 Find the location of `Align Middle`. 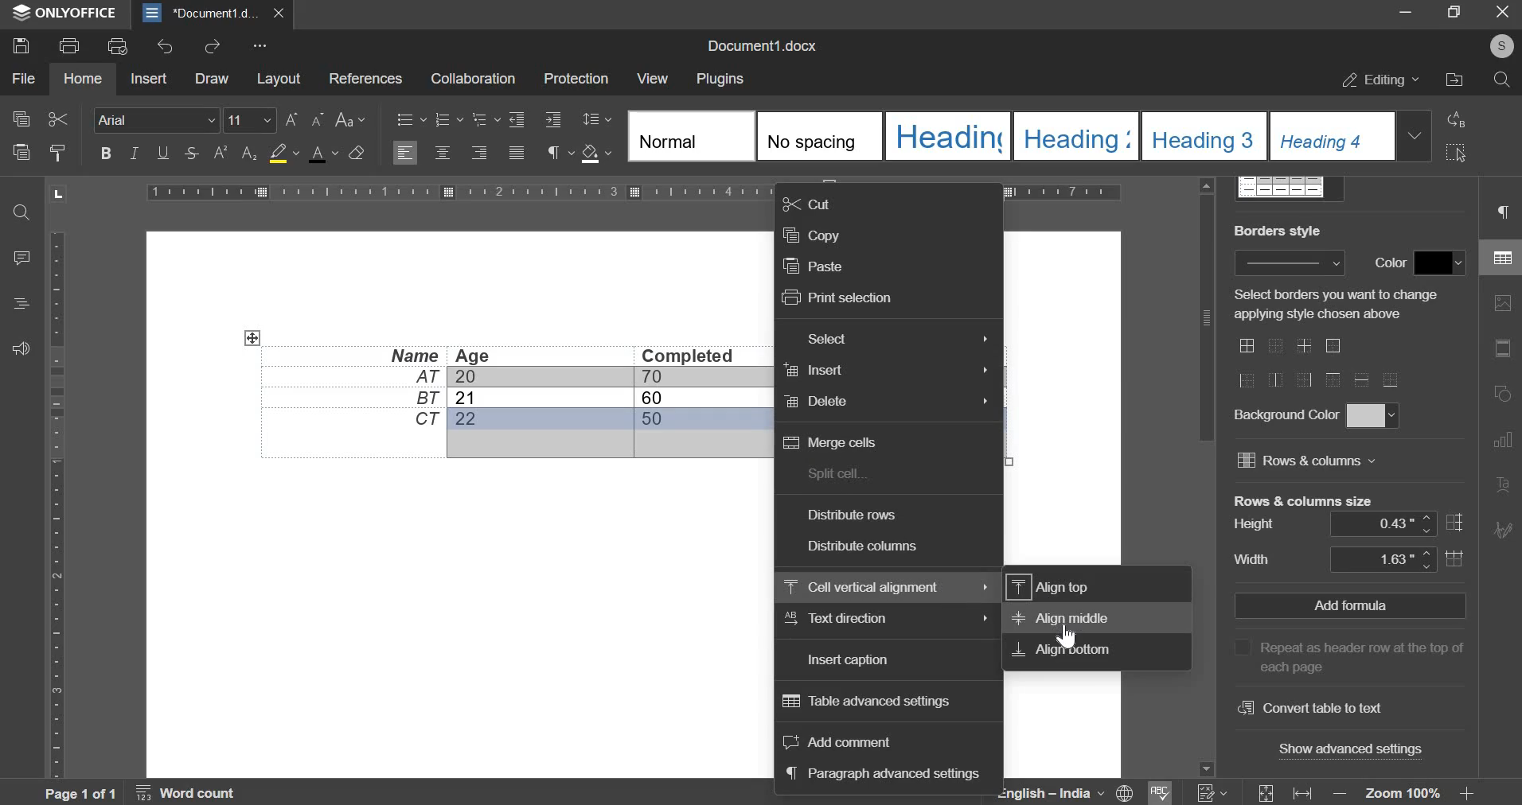

Align Middle is located at coordinates (1096, 620).